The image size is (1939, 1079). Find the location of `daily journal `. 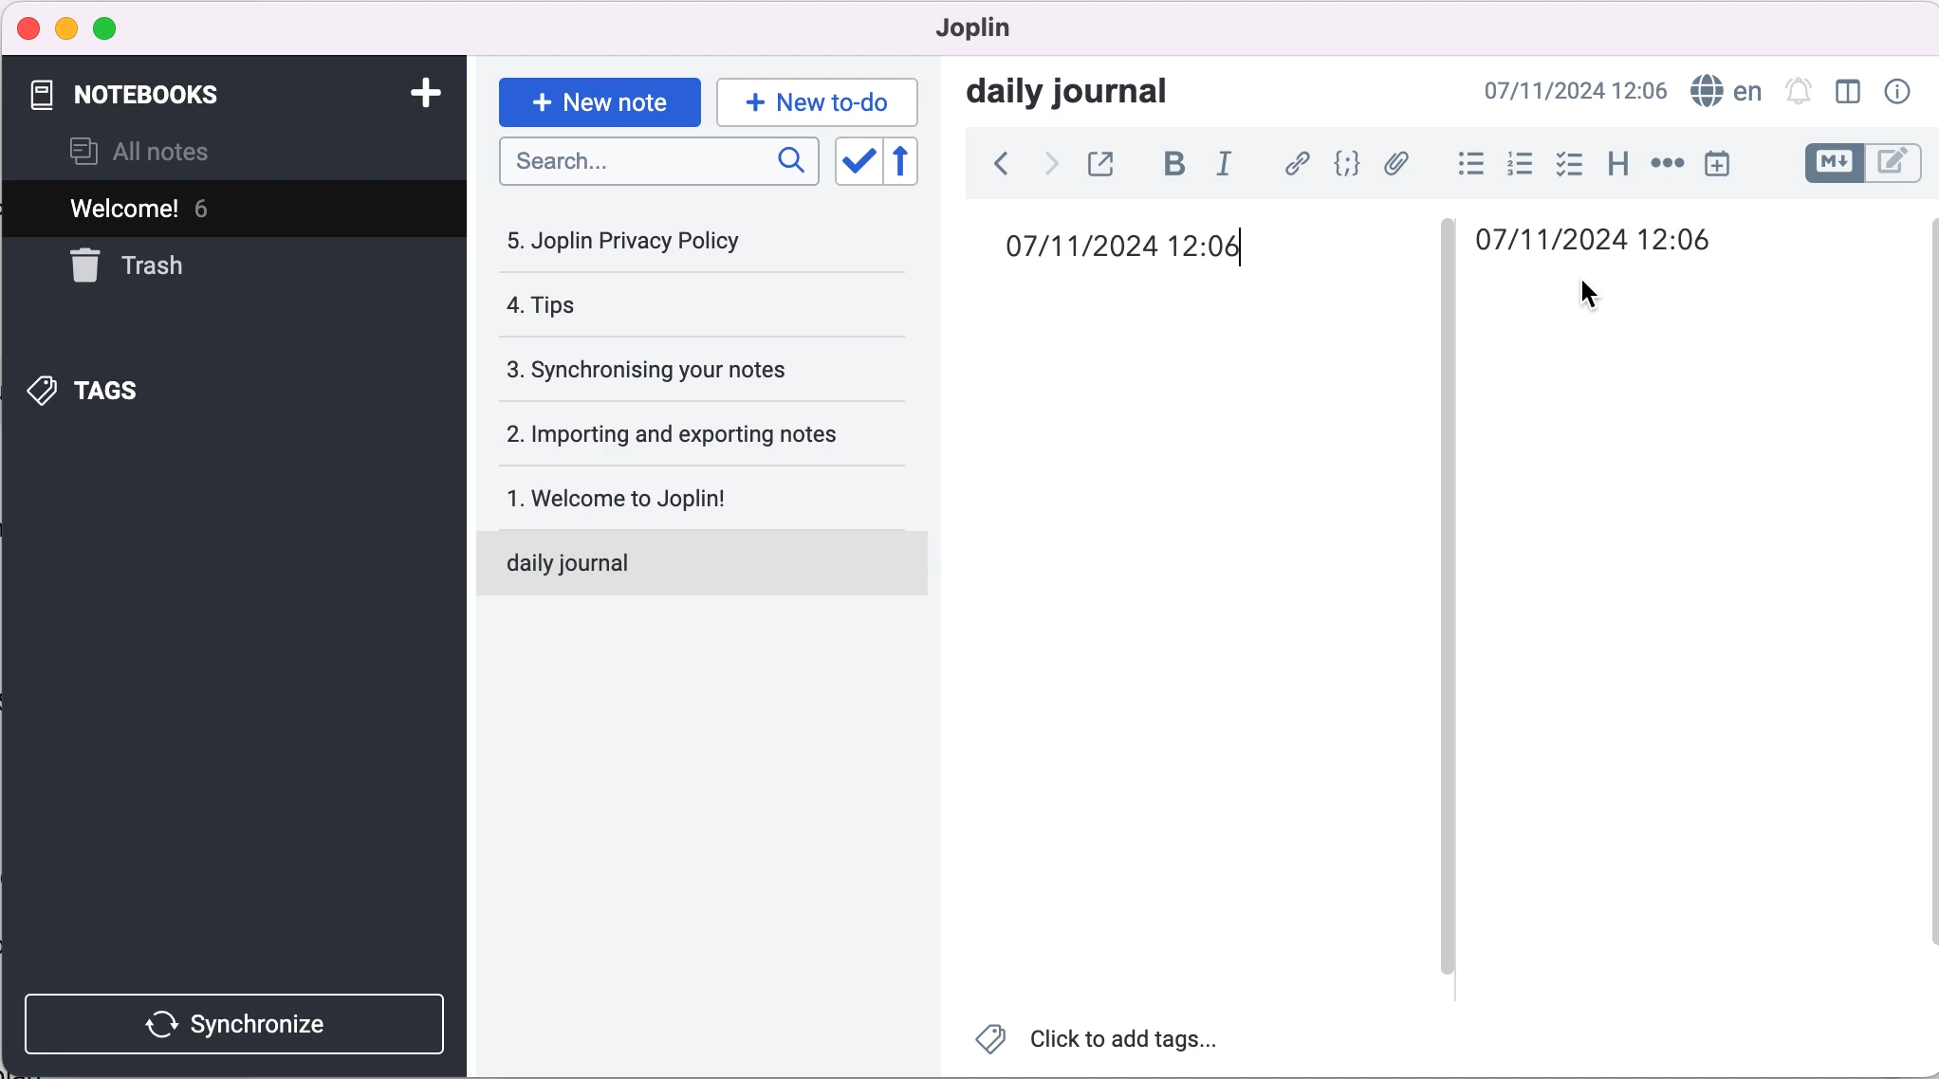

daily journal  is located at coordinates (672, 559).